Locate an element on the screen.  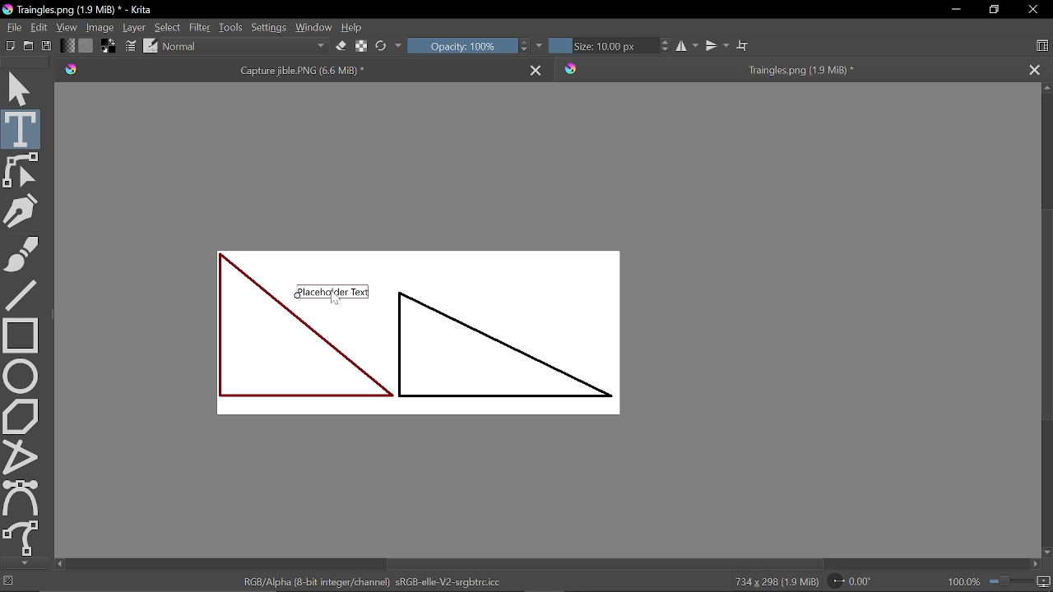
polyline tool is located at coordinates (22, 456).